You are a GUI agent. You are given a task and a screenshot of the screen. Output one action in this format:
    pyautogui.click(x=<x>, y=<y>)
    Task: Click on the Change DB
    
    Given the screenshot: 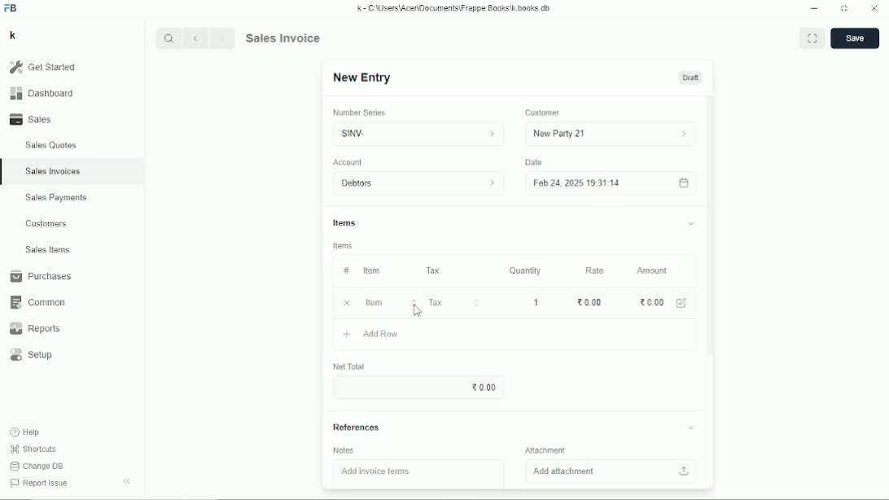 What is the action you would take?
    pyautogui.click(x=37, y=467)
    